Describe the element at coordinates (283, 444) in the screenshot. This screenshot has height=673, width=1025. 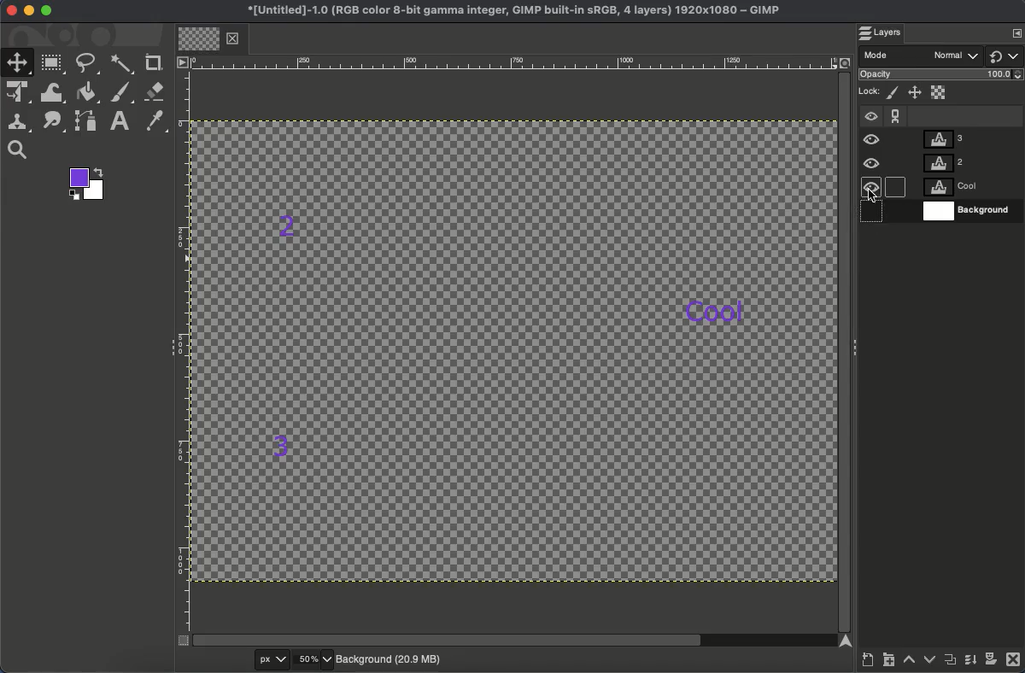
I see `3` at that location.